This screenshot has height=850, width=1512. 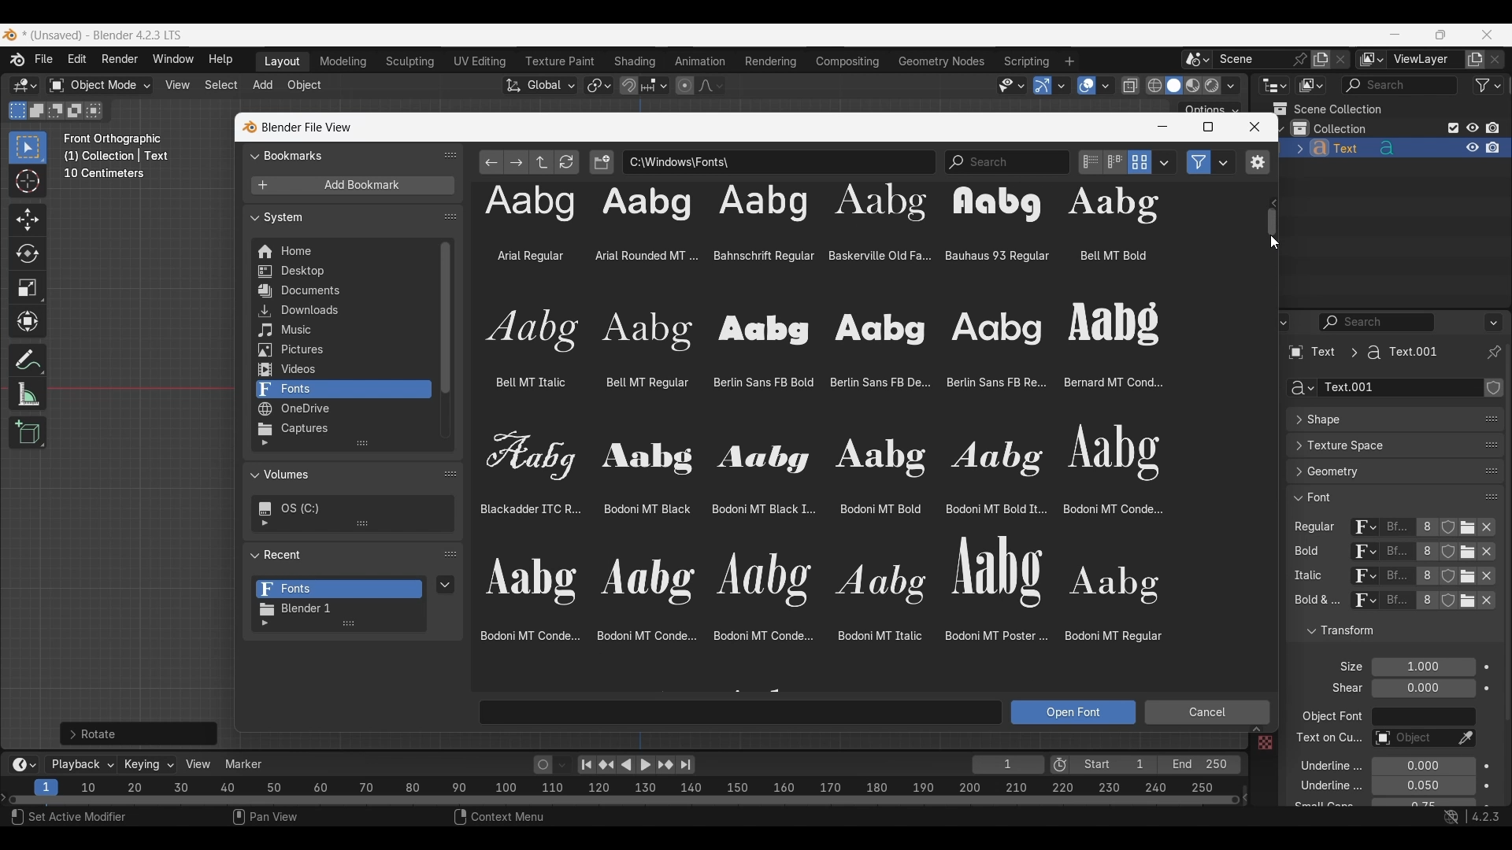 What do you see at coordinates (1492, 624) in the screenshot?
I see `Change order in the list` at bounding box center [1492, 624].